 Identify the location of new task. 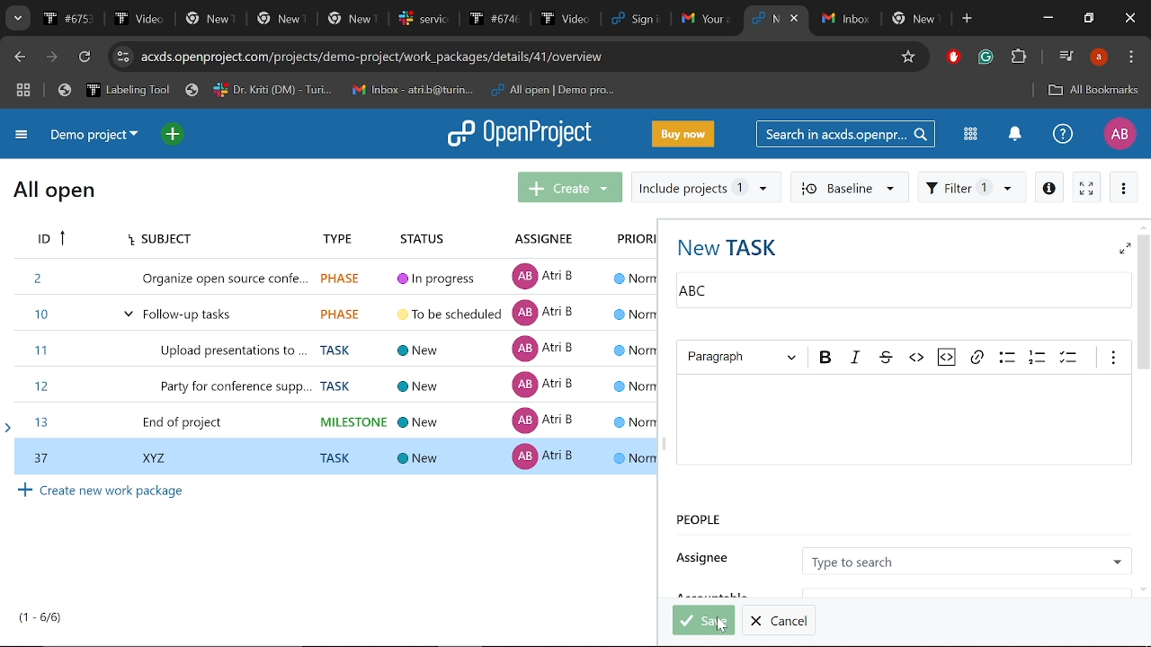
(728, 245).